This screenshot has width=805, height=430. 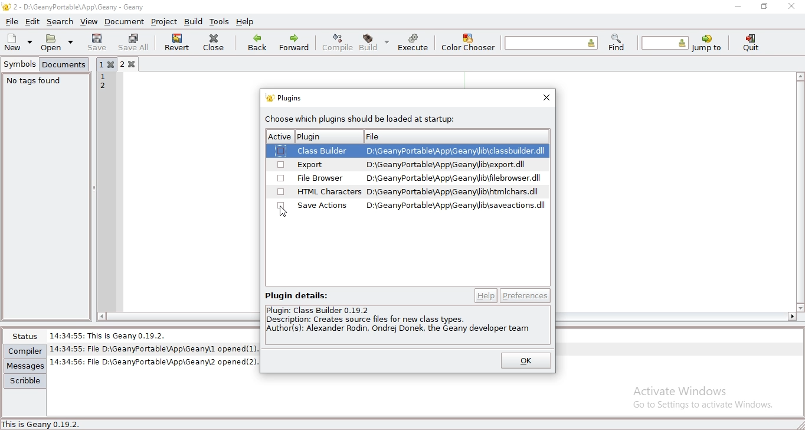 What do you see at coordinates (283, 213) in the screenshot?
I see `cursor` at bounding box center [283, 213].